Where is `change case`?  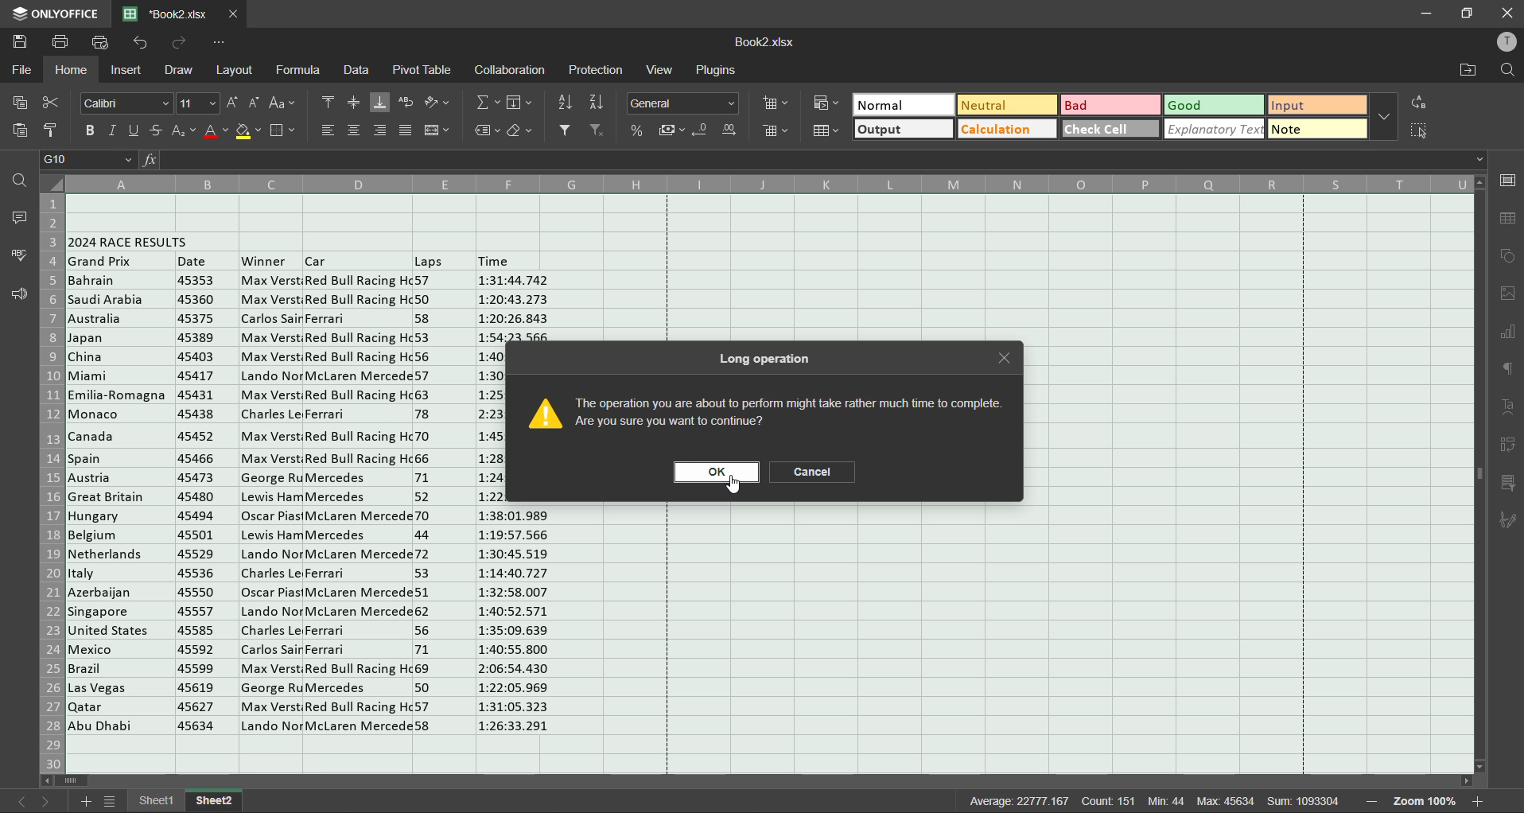
change case is located at coordinates (281, 104).